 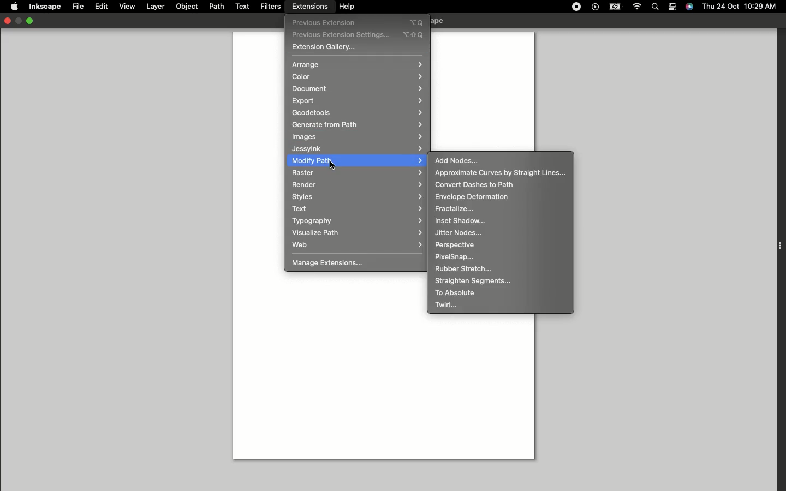 What do you see at coordinates (358, 22) in the screenshot?
I see `Previous extensions` at bounding box center [358, 22].